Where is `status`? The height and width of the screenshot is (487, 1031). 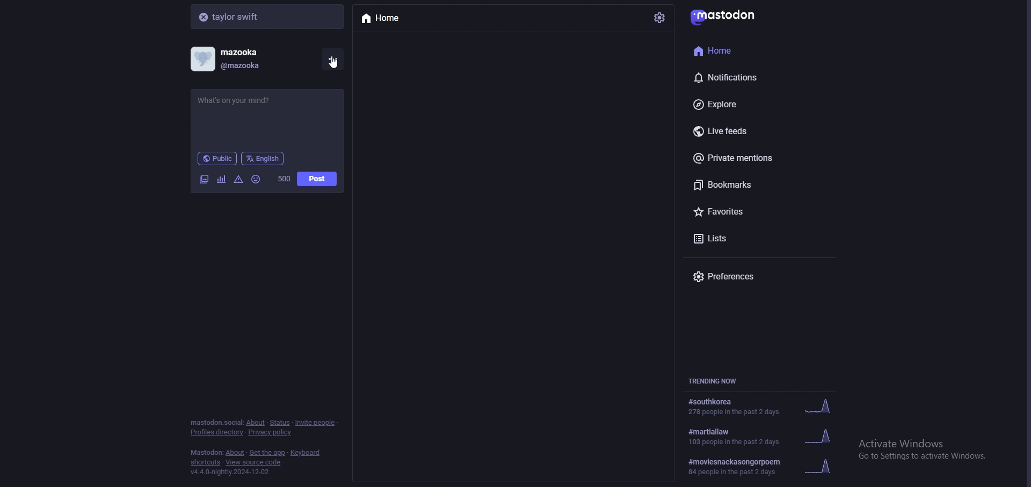 status is located at coordinates (244, 104).